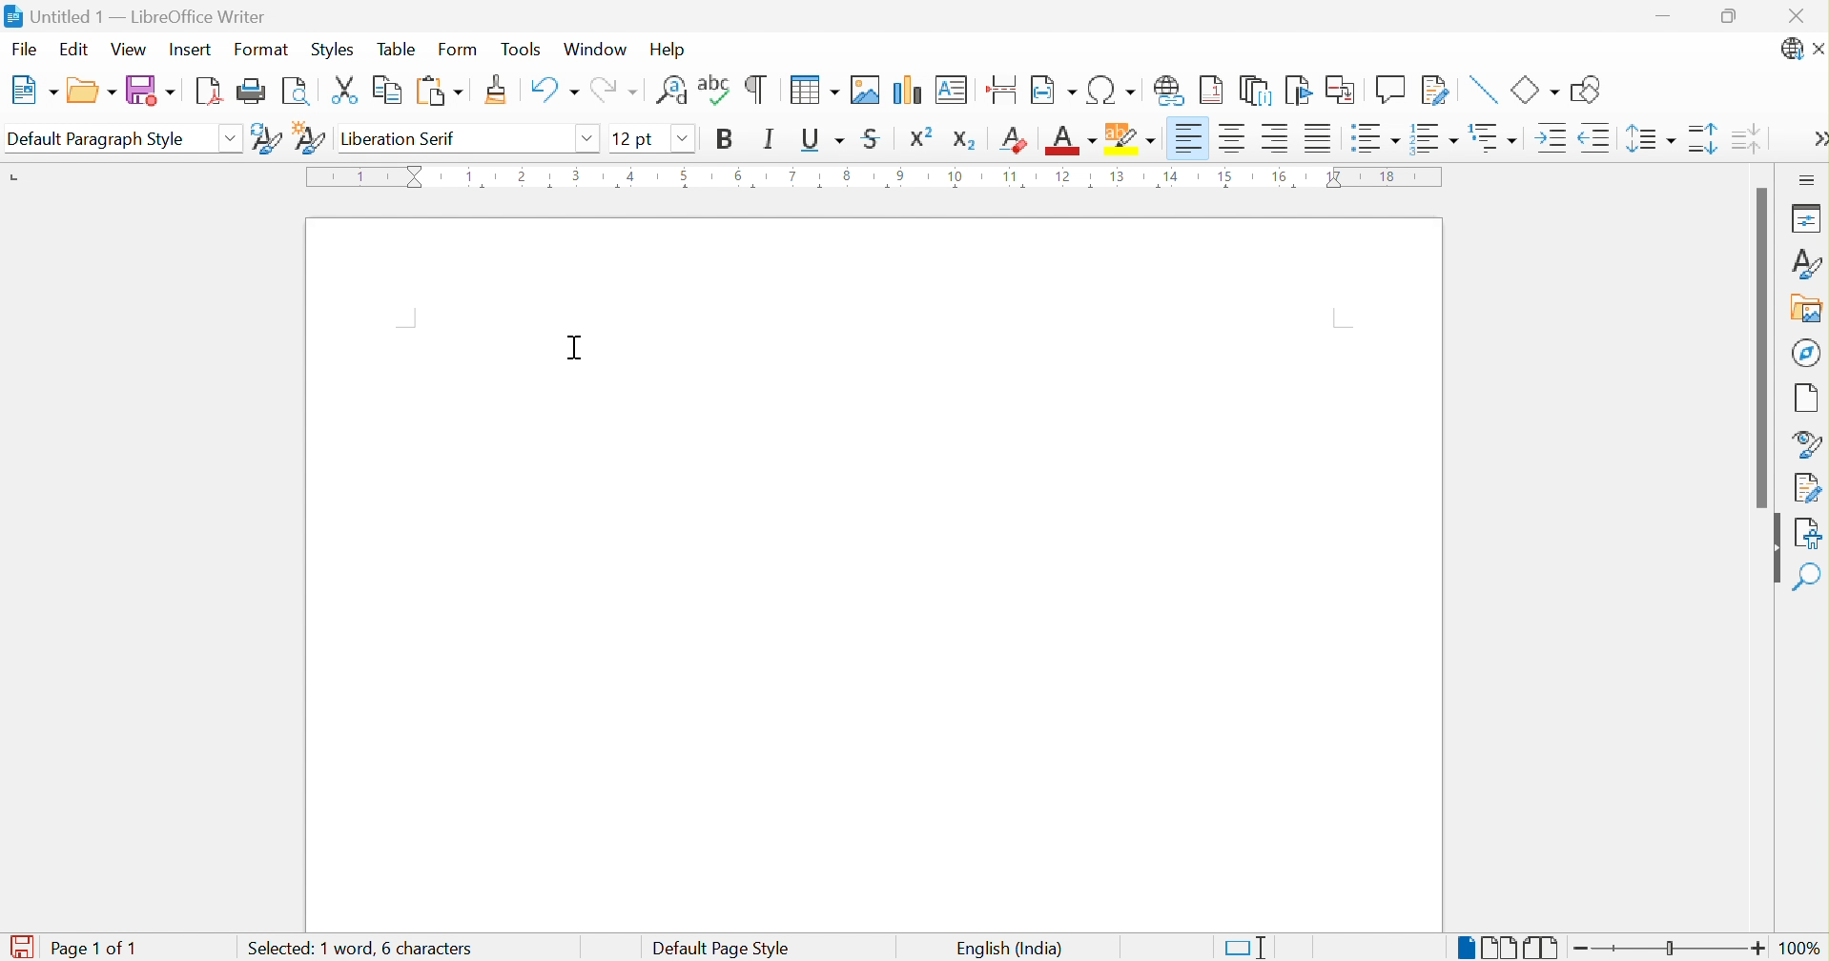  What do you see at coordinates (1234, 138) in the screenshot?
I see `Align Center` at bounding box center [1234, 138].